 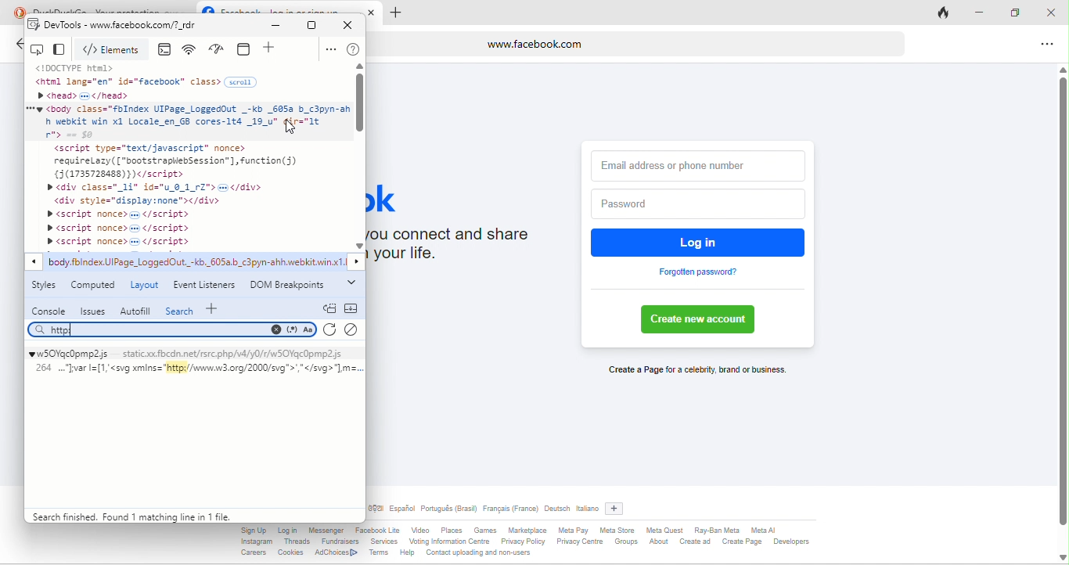 I want to click on change view, so click(x=62, y=50).